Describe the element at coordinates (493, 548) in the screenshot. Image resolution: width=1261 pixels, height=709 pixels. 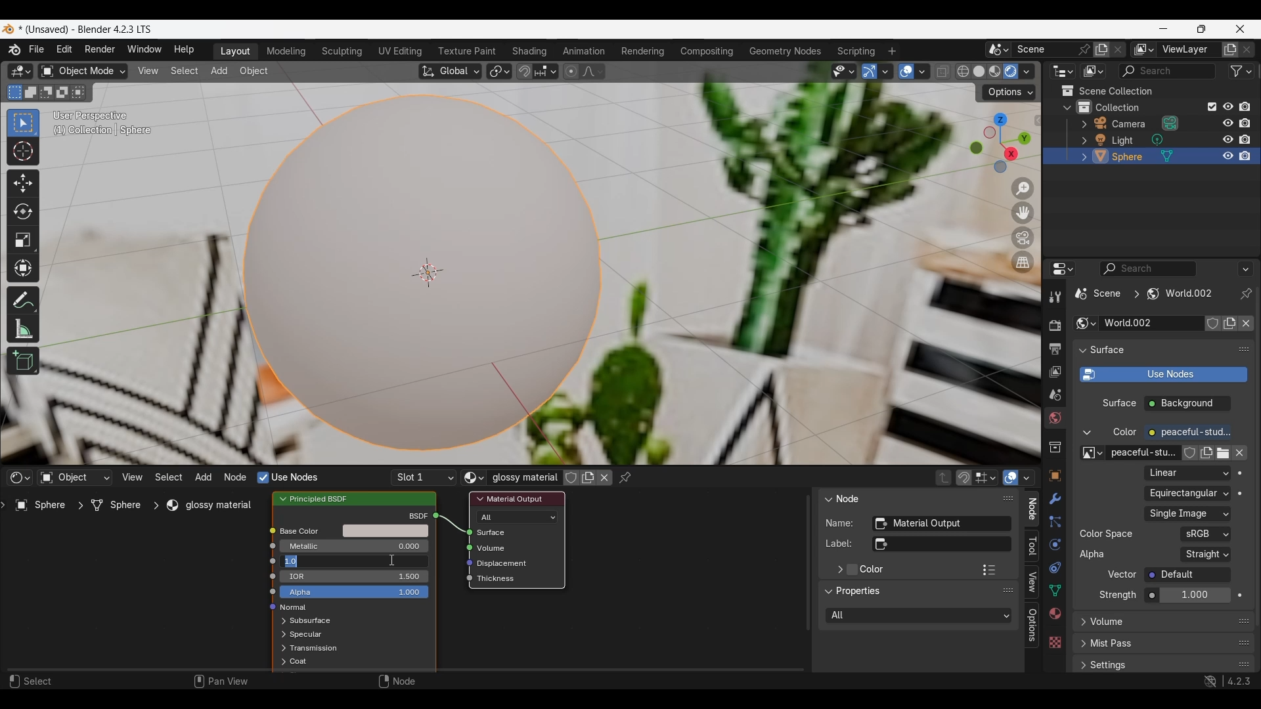
I see `Volume` at that location.